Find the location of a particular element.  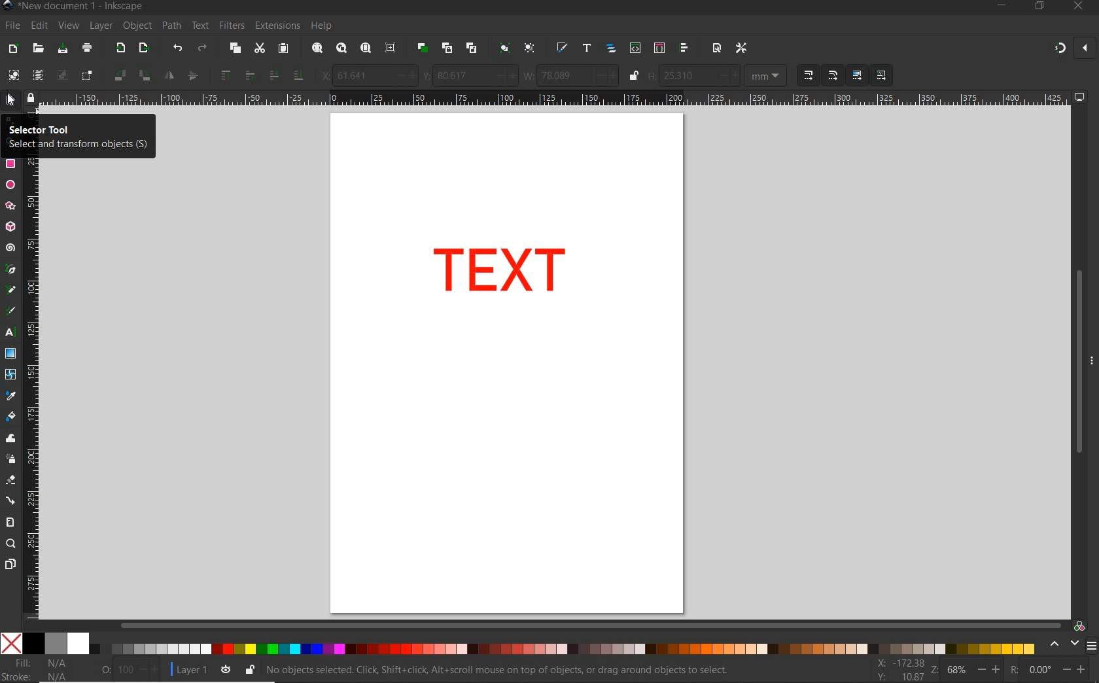

MOVE PATTERNS is located at coordinates (881, 76).